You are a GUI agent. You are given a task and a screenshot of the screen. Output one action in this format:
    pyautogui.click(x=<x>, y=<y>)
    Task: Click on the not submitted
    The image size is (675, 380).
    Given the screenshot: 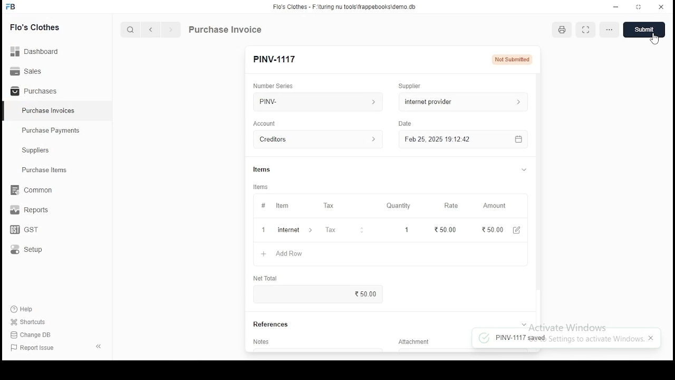 What is the action you would take?
    pyautogui.click(x=512, y=60)
    